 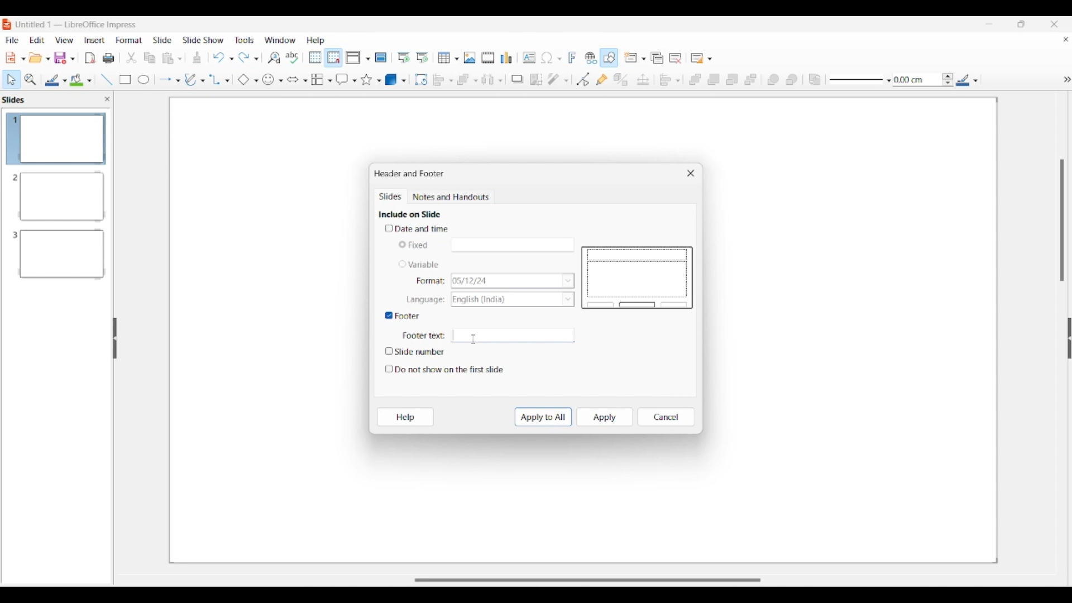 I want to click on Software logo, so click(x=7, y=25).